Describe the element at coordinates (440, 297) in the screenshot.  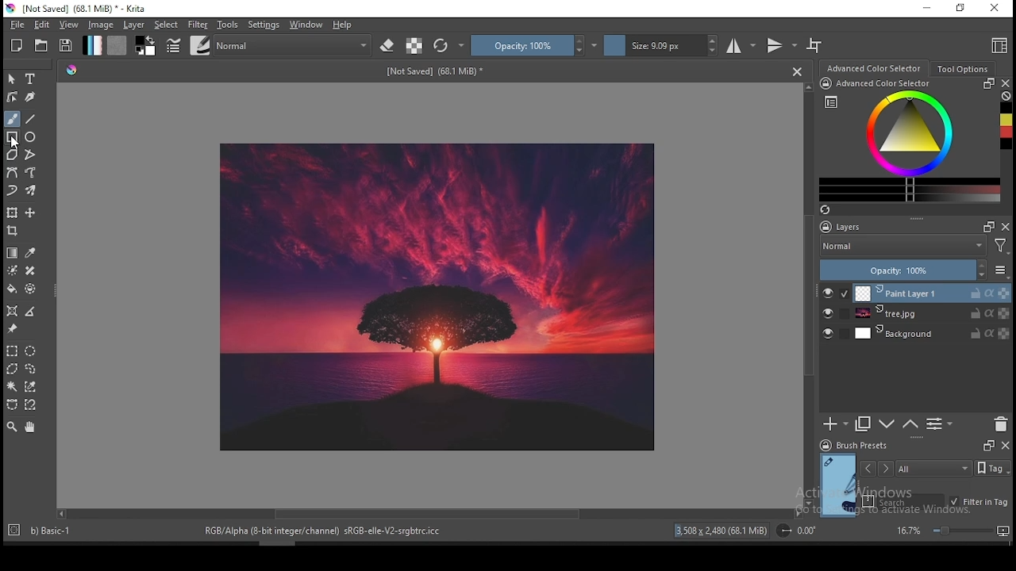
I see `Image` at that location.